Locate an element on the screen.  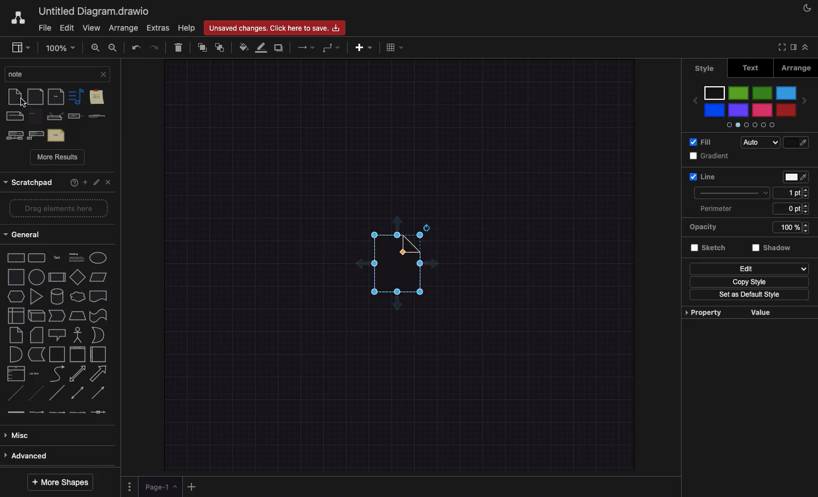
cloud is located at coordinates (78, 297).